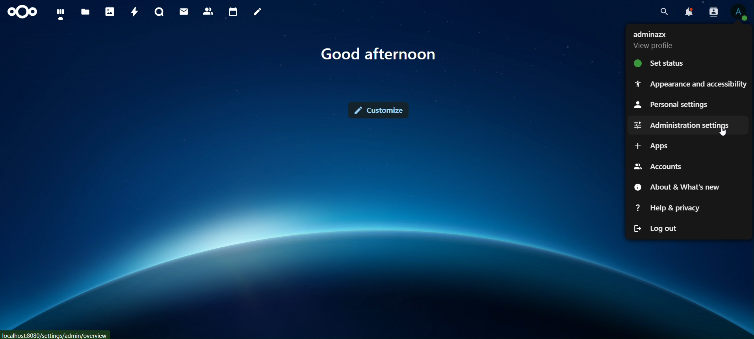  I want to click on dashboard, so click(60, 14).